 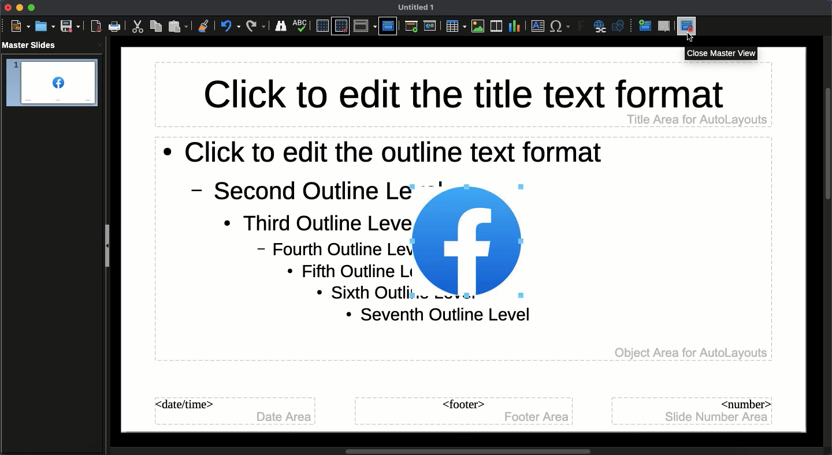 I want to click on Copy, so click(x=155, y=26).